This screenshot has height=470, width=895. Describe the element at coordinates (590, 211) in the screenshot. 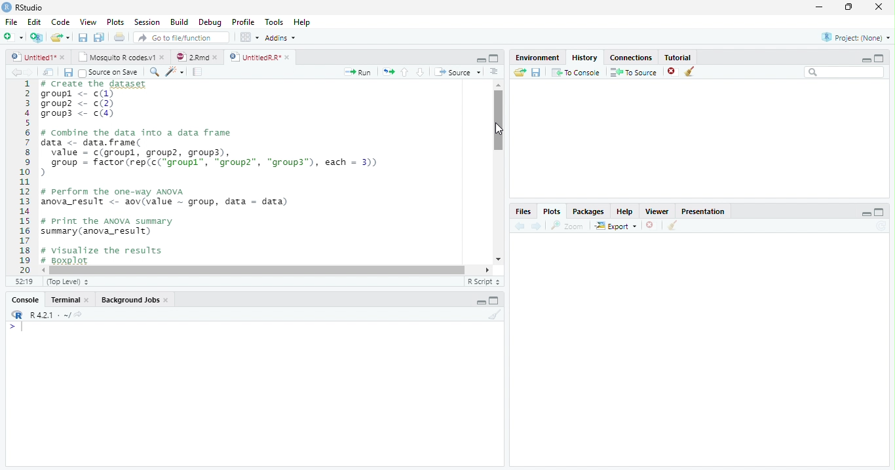

I see `Packages` at that location.